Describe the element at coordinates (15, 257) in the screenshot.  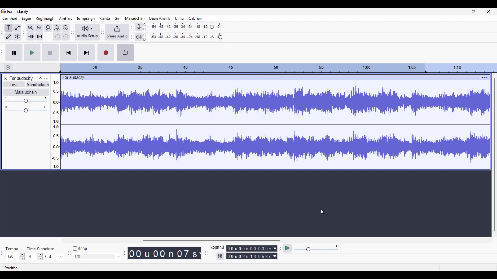
I see `120` at that location.